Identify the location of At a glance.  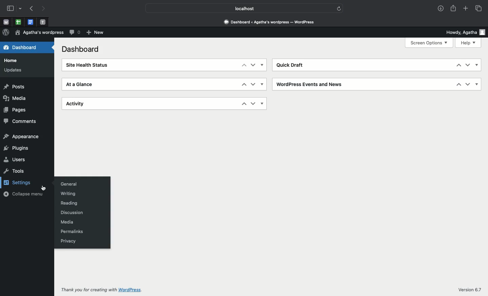
(80, 85).